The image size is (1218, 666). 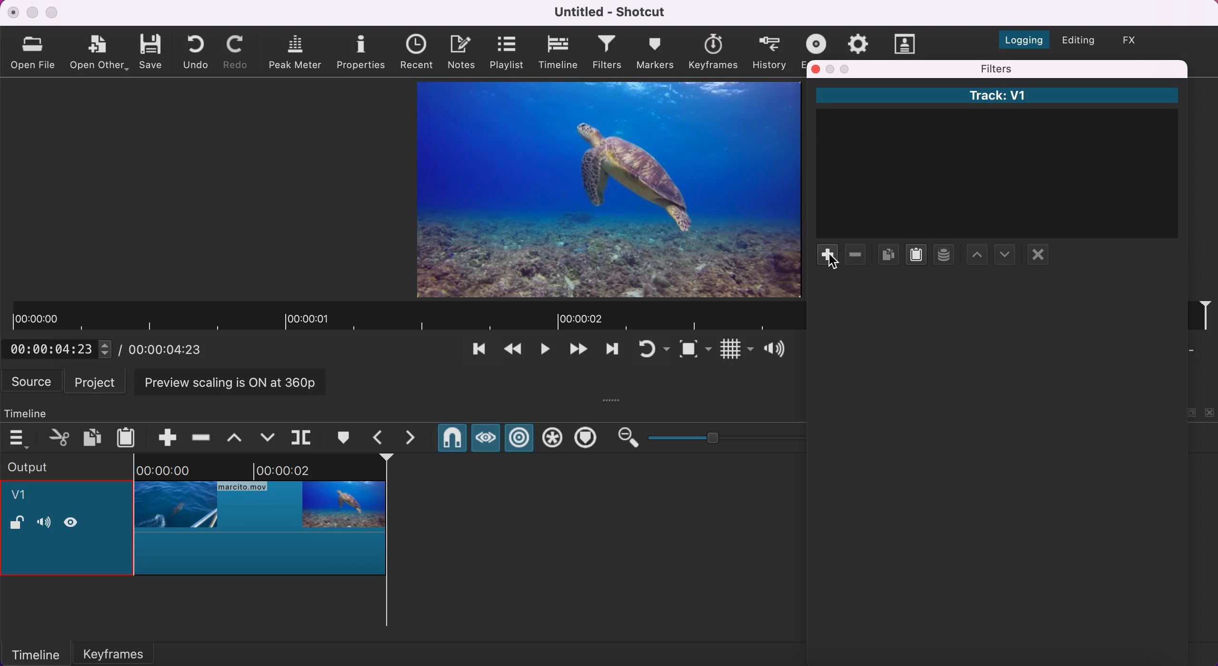 What do you see at coordinates (520, 439) in the screenshot?
I see `ripple` at bounding box center [520, 439].